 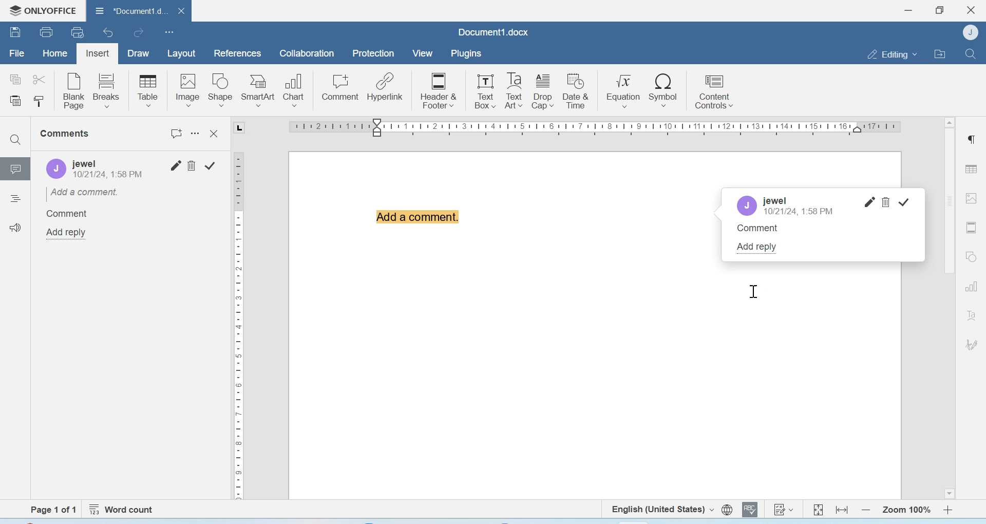 I want to click on Insert, so click(x=97, y=54).